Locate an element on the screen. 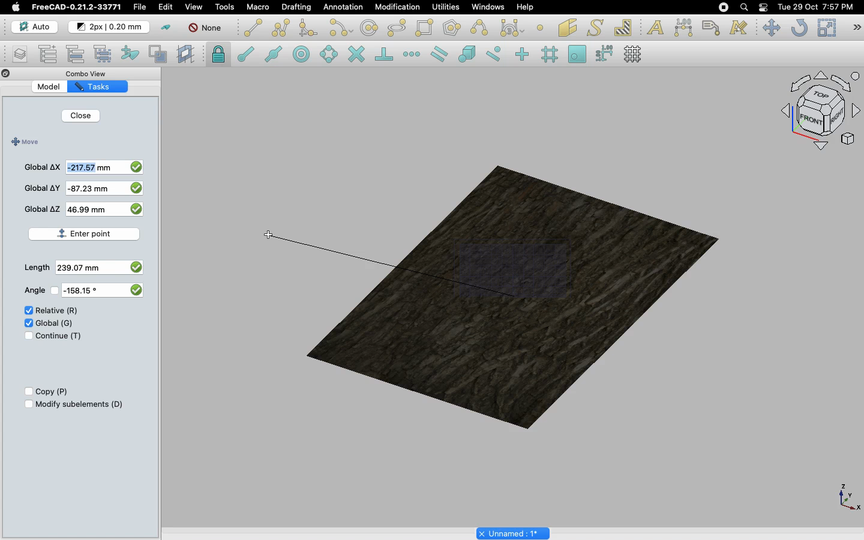 The height and width of the screenshot is (540, 864). Text is located at coordinates (655, 28).